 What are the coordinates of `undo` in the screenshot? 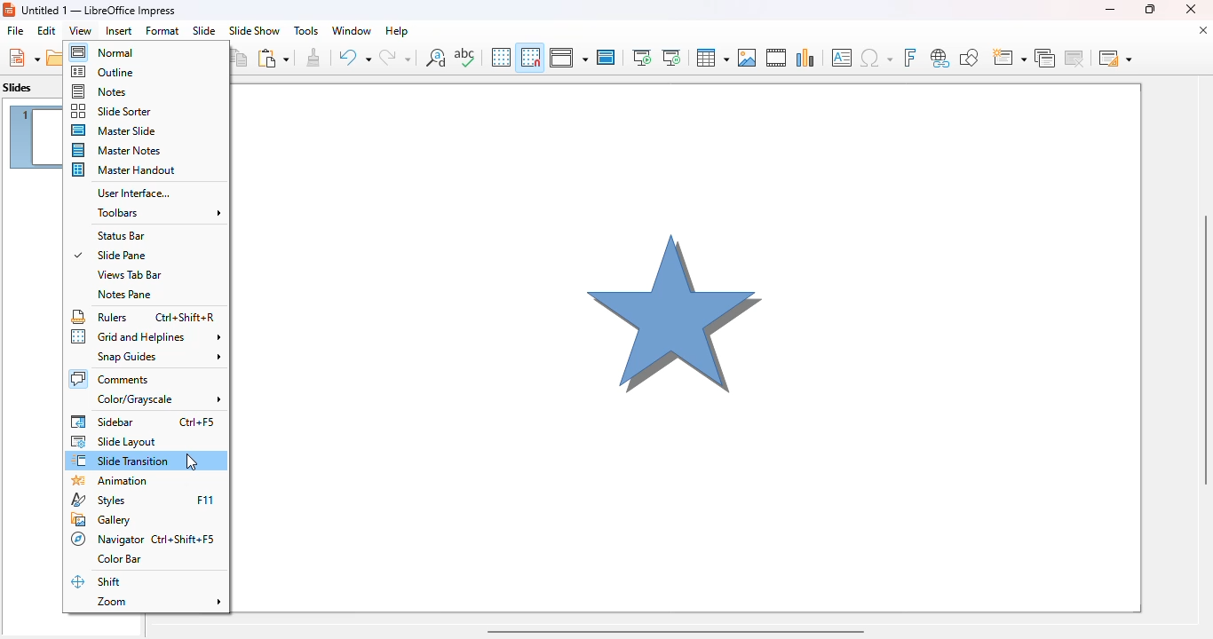 It's located at (353, 58).